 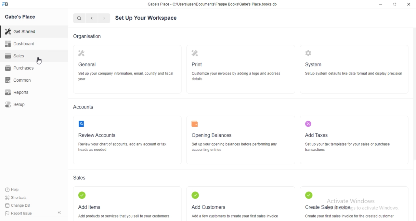 What do you see at coordinates (409, 5) in the screenshot?
I see `close` at bounding box center [409, 5].